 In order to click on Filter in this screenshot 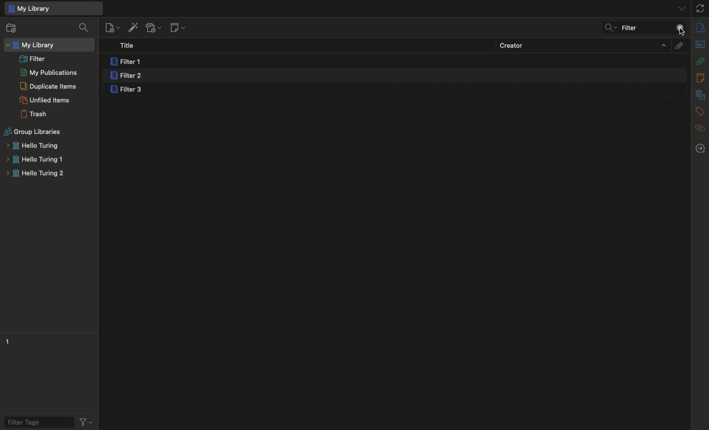, I will do `click(648, 28)`.